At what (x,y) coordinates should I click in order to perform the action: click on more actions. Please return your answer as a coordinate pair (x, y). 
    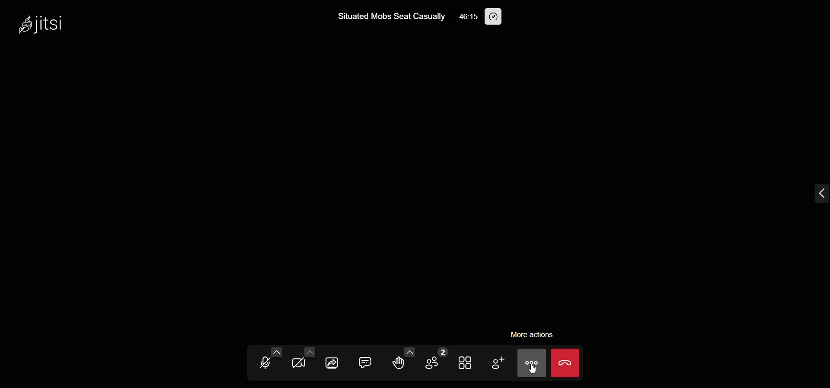
    Looking at the image, I should click on (534, 334).